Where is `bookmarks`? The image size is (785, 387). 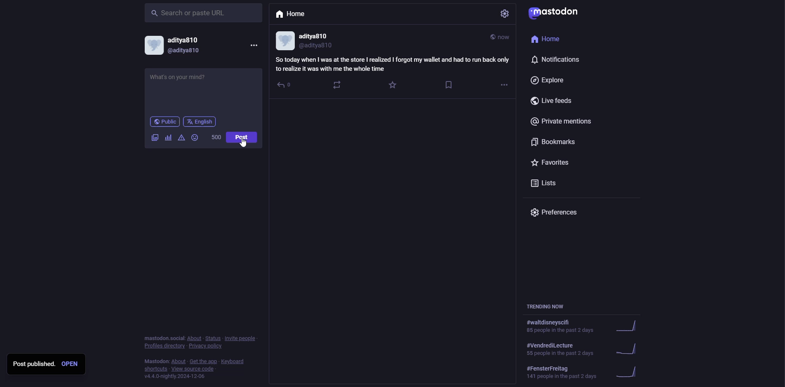 bookmarks is located at coordinates (554, 142).